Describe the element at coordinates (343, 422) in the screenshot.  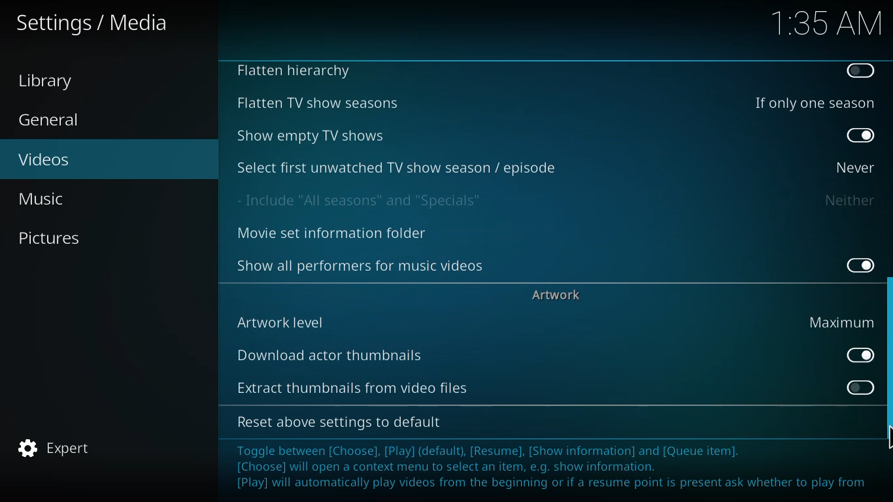
I see `reset above settings to default` at that location.